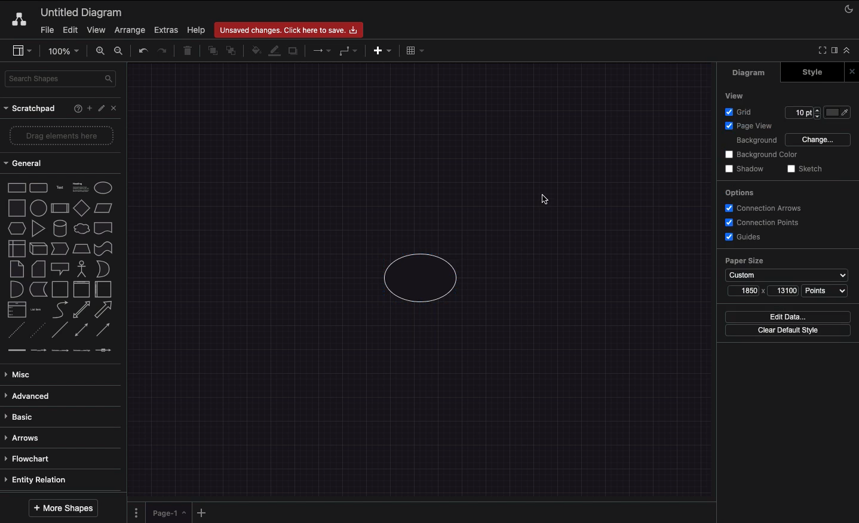 Image resolution: width=859 pixels, height=523 pixels. What do you see at coordinates (16, 248) in the screenshot?
I see `Internal storage` at bounding box center [16, 248].